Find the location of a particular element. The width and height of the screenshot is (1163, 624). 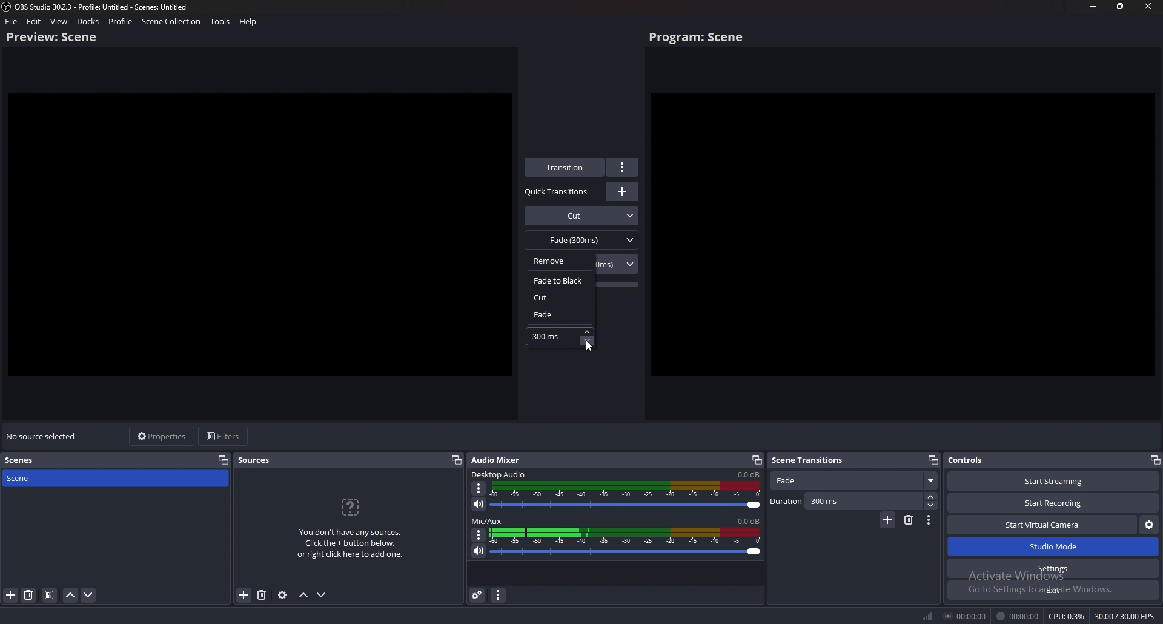

scenes is located at coordinates (22, 460).